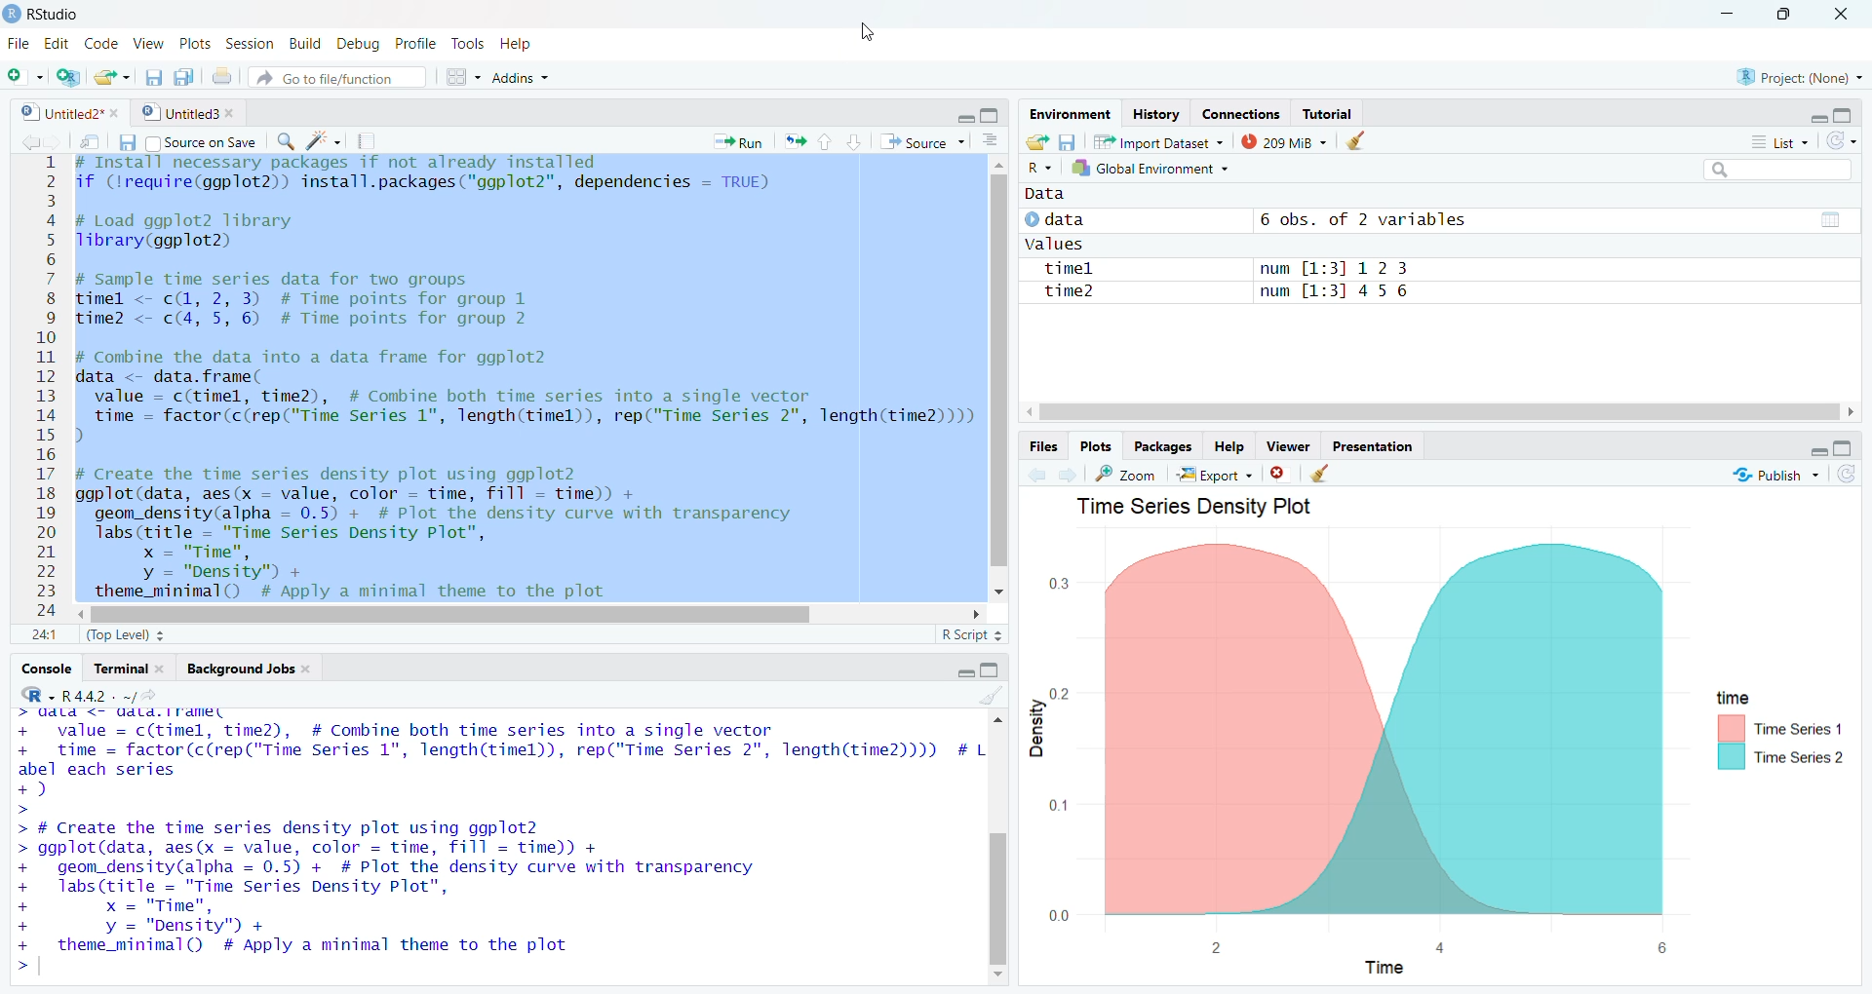 Image resolution: width=1872 pixels, height=994 pixels. I want to click on File, so click(19, 43).